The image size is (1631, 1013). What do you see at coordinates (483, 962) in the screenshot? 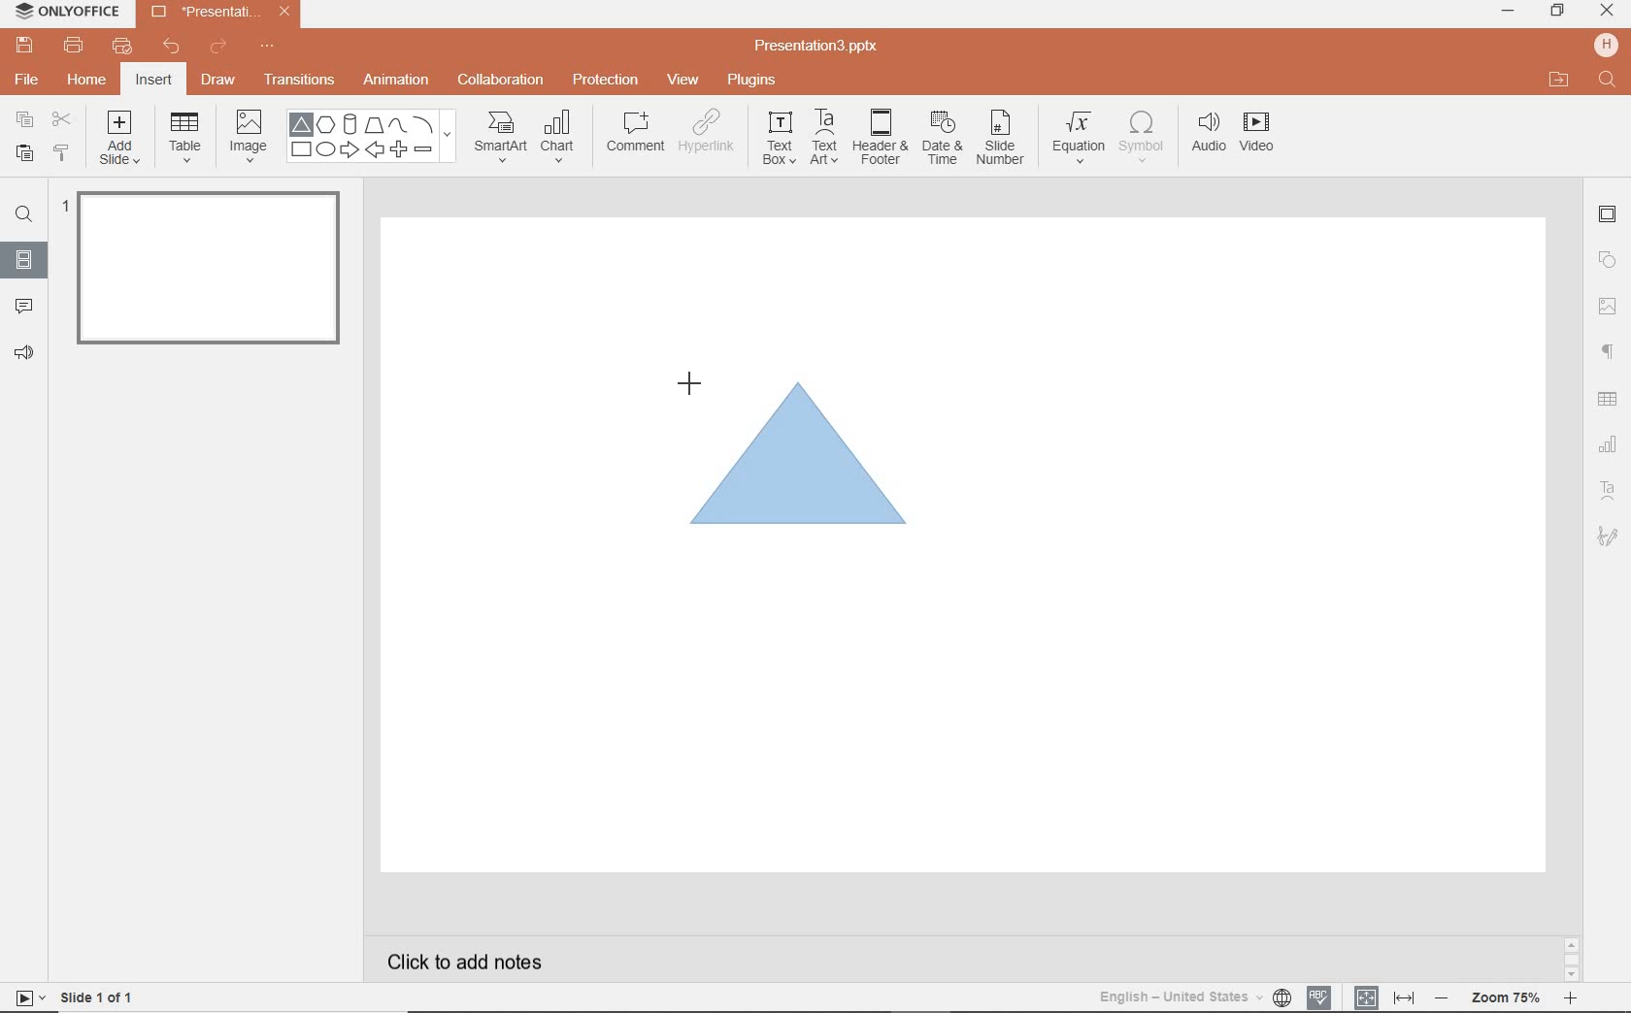
I see `CLICK TO ADD NOTES` at bounding box center [483, 962].